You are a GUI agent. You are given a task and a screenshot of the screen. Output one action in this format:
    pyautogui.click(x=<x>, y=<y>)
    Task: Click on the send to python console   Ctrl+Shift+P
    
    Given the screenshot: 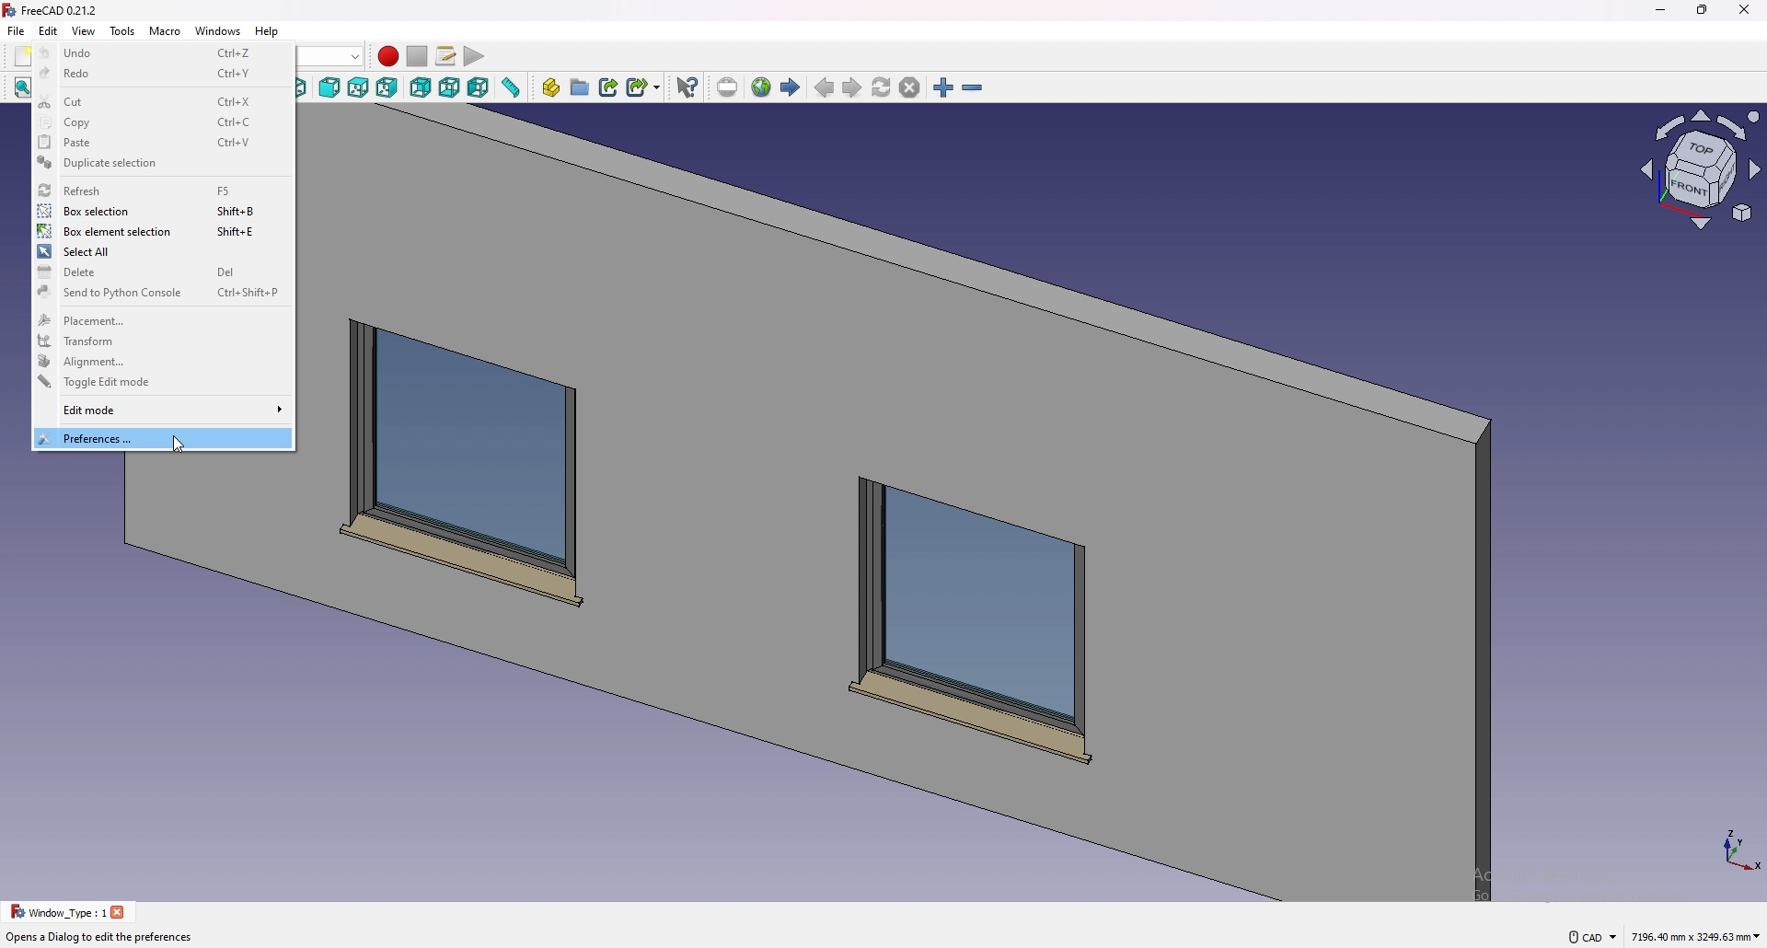 What is the action you would take?
    pyautogui.click(x=158, y=294)
    